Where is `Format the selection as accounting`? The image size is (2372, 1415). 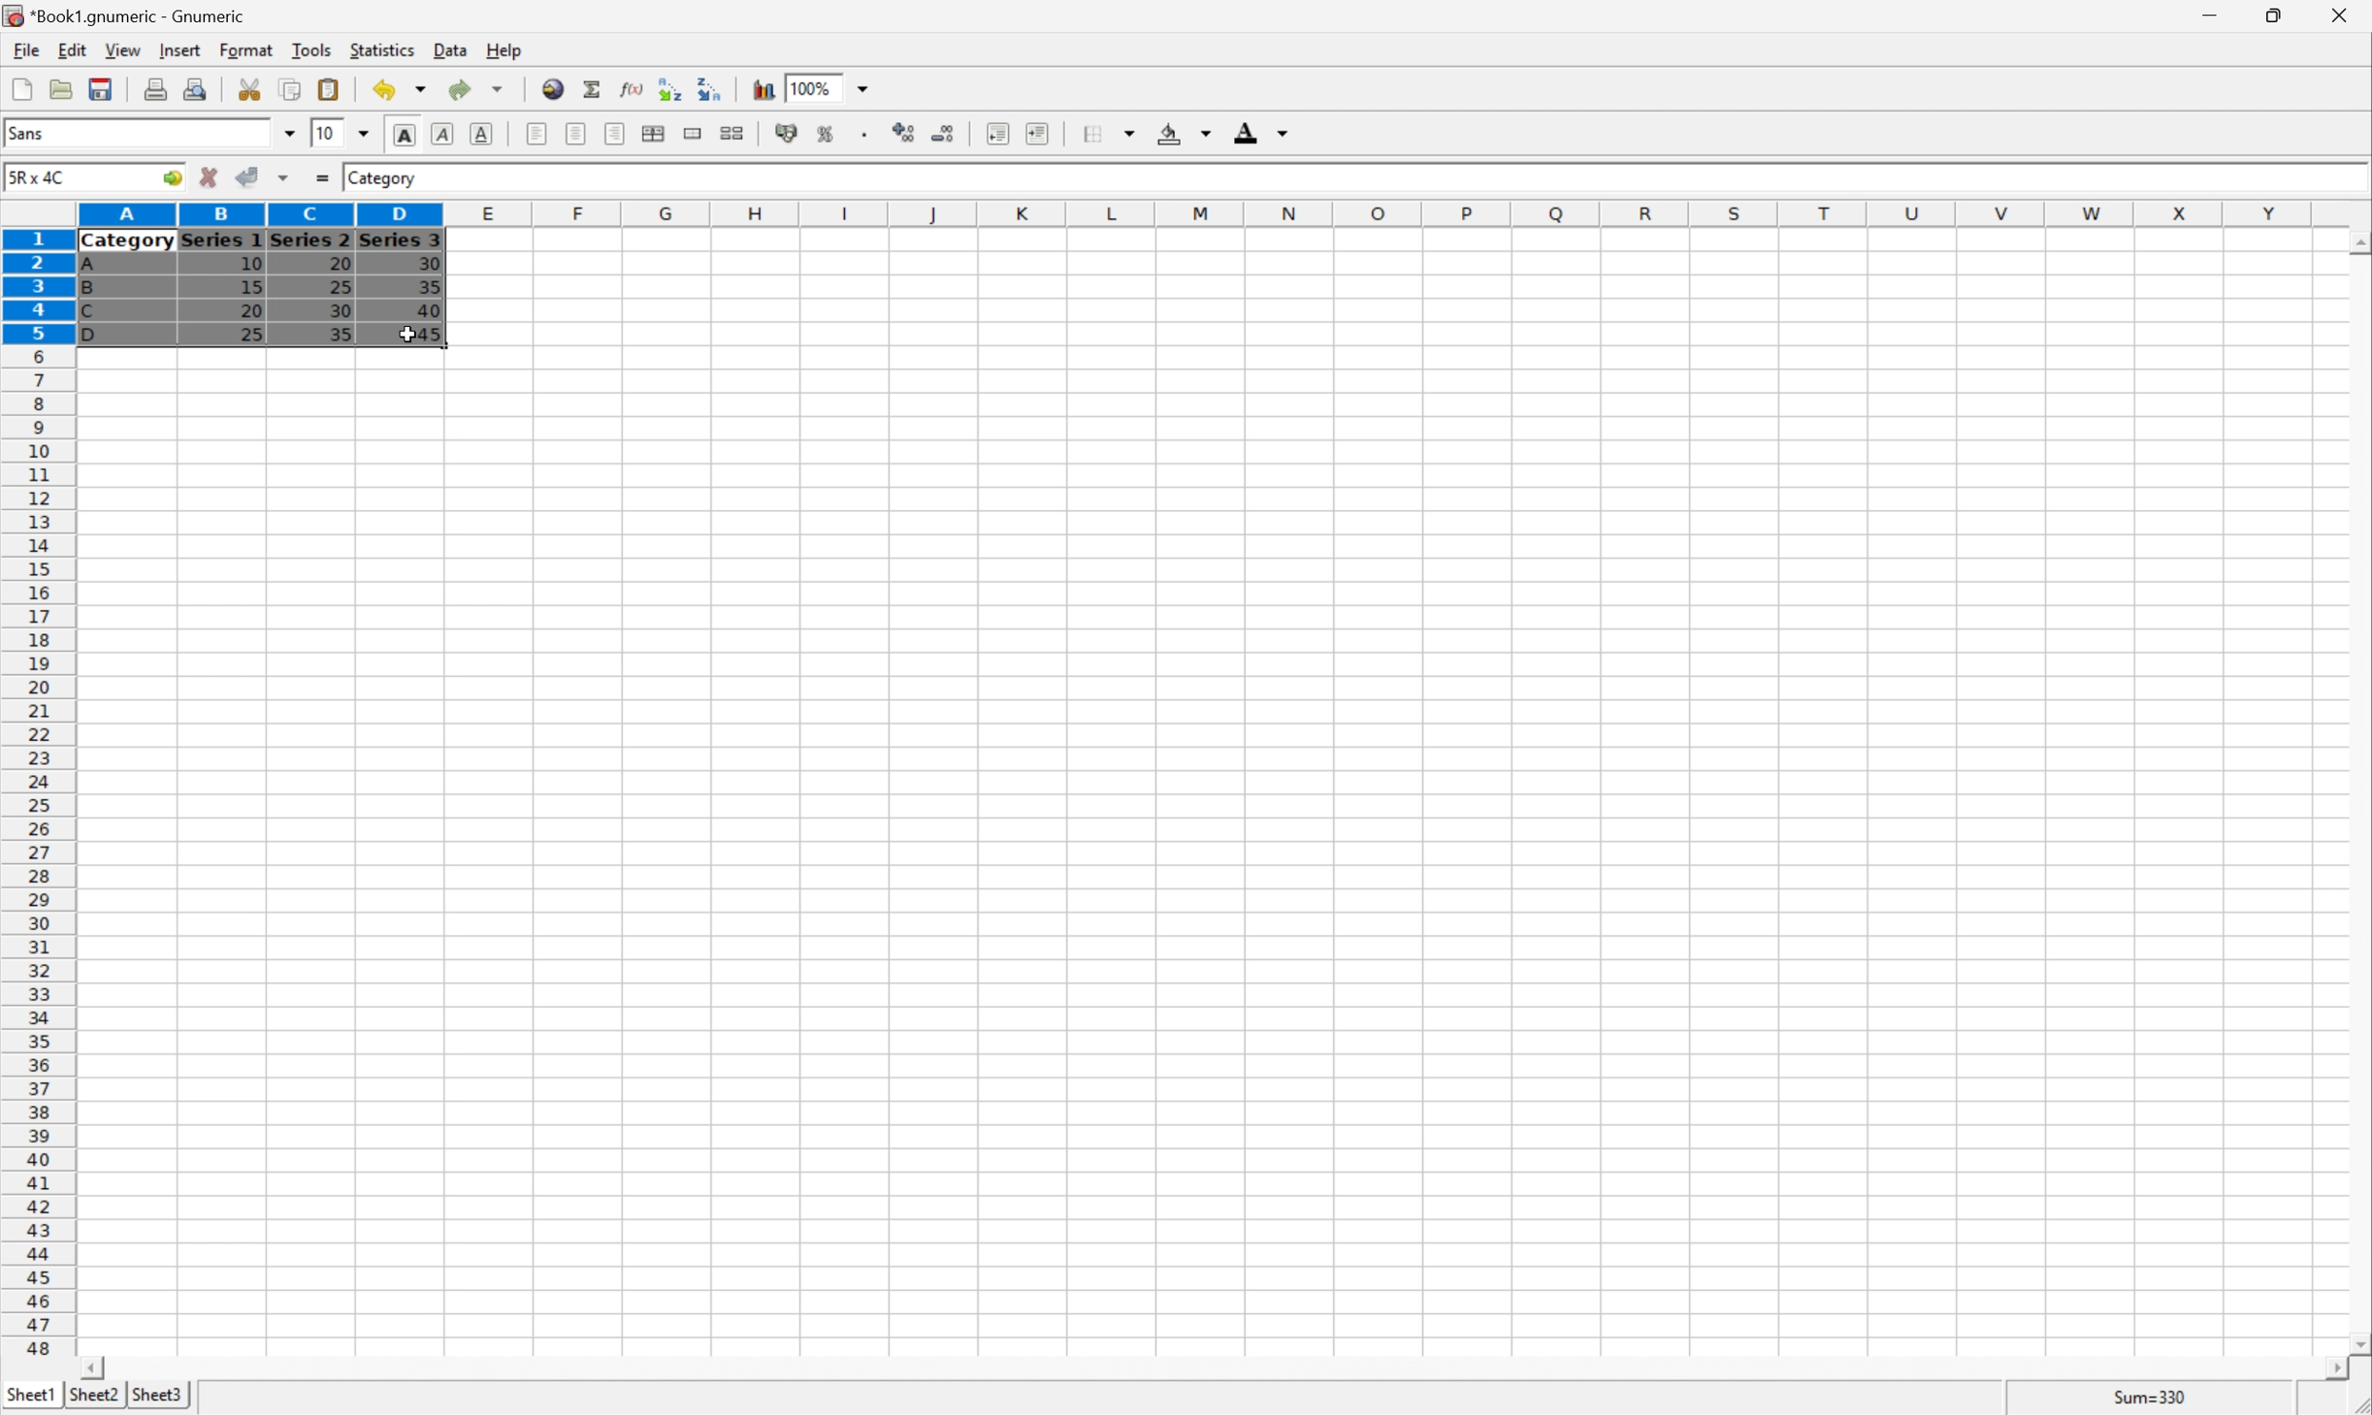 Format the selection as accounting is located at coordinates (786, 134).